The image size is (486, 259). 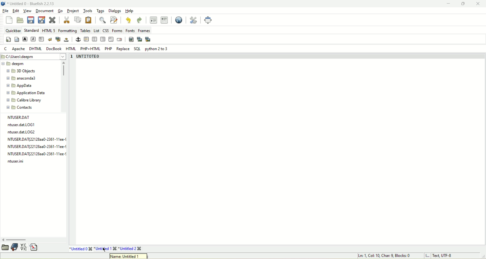 I want to click on Frames, so click(x=145, y=30).